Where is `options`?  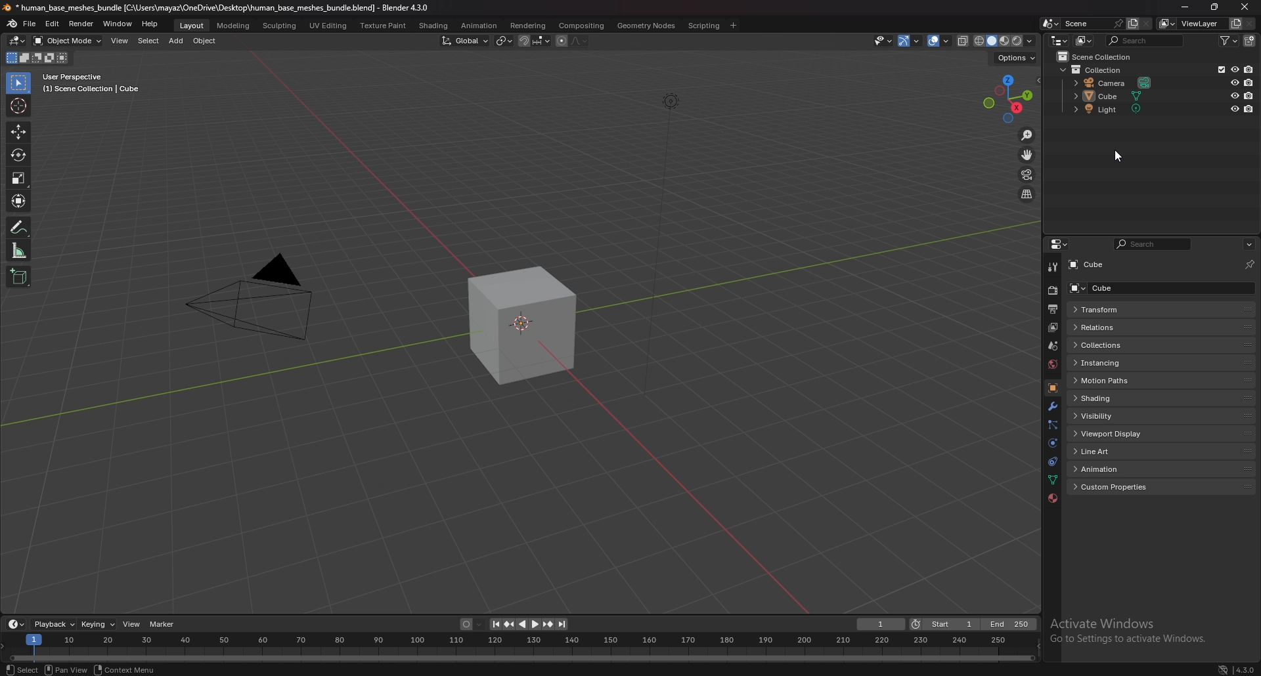 options is located at coordinates (1249, 245).